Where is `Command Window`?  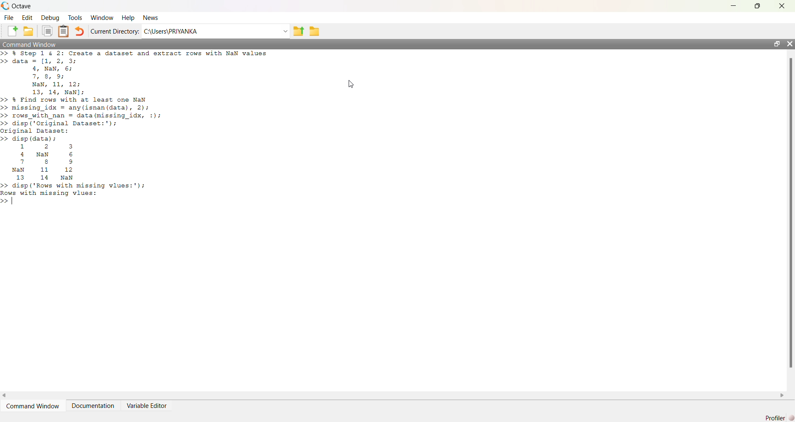 Command Window is located at coordinates (33, 406).